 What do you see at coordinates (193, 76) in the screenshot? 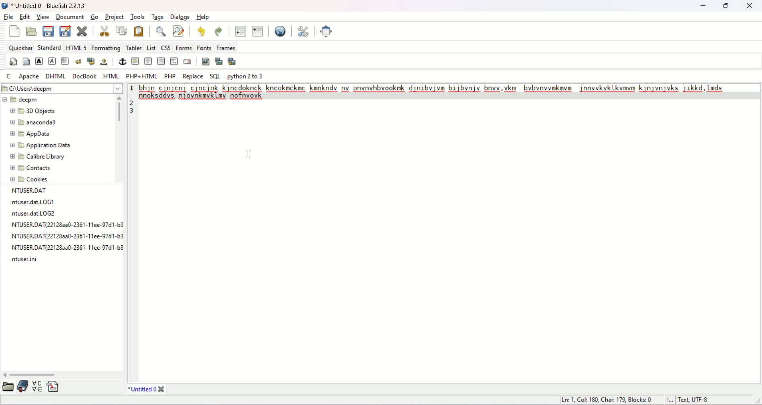
I see `REPLACE` at bounding box center [193, 76].